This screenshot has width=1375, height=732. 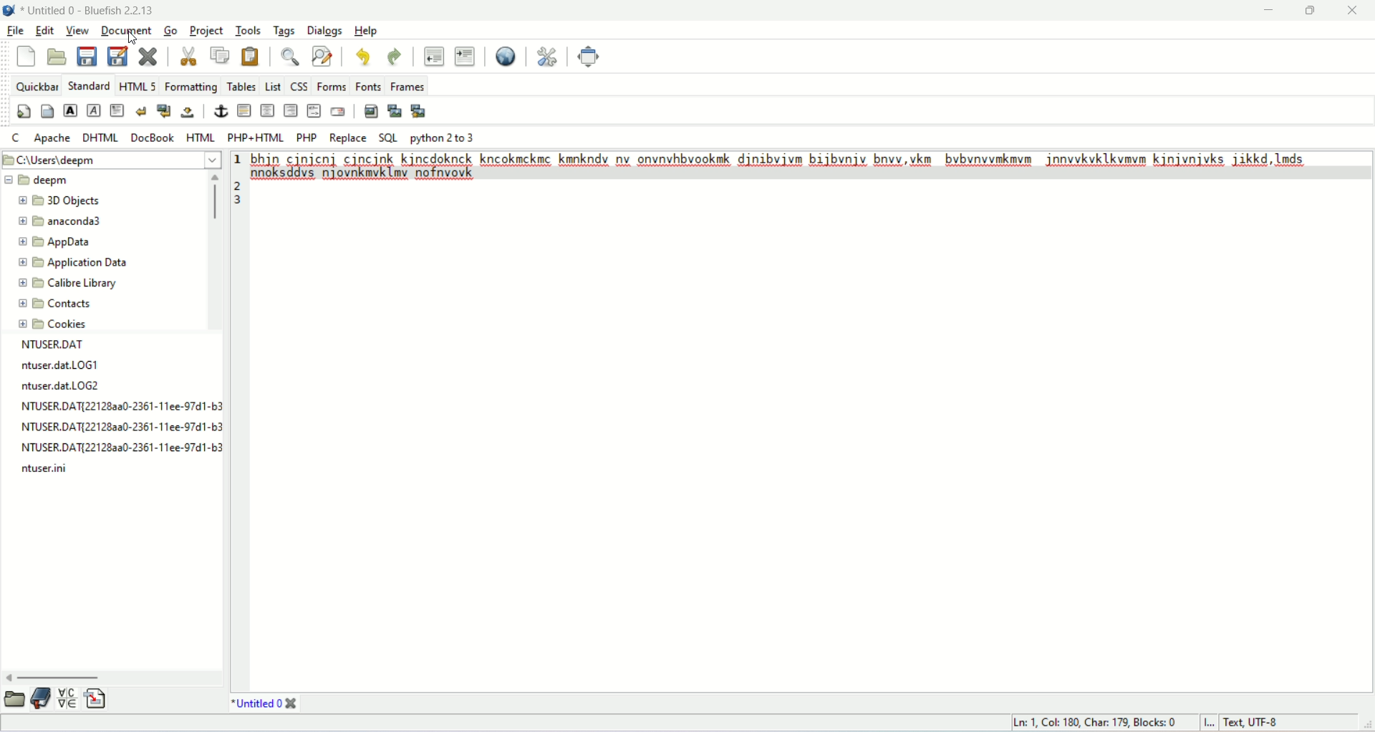 I want to click on CSS, so click(x=301, y=86).